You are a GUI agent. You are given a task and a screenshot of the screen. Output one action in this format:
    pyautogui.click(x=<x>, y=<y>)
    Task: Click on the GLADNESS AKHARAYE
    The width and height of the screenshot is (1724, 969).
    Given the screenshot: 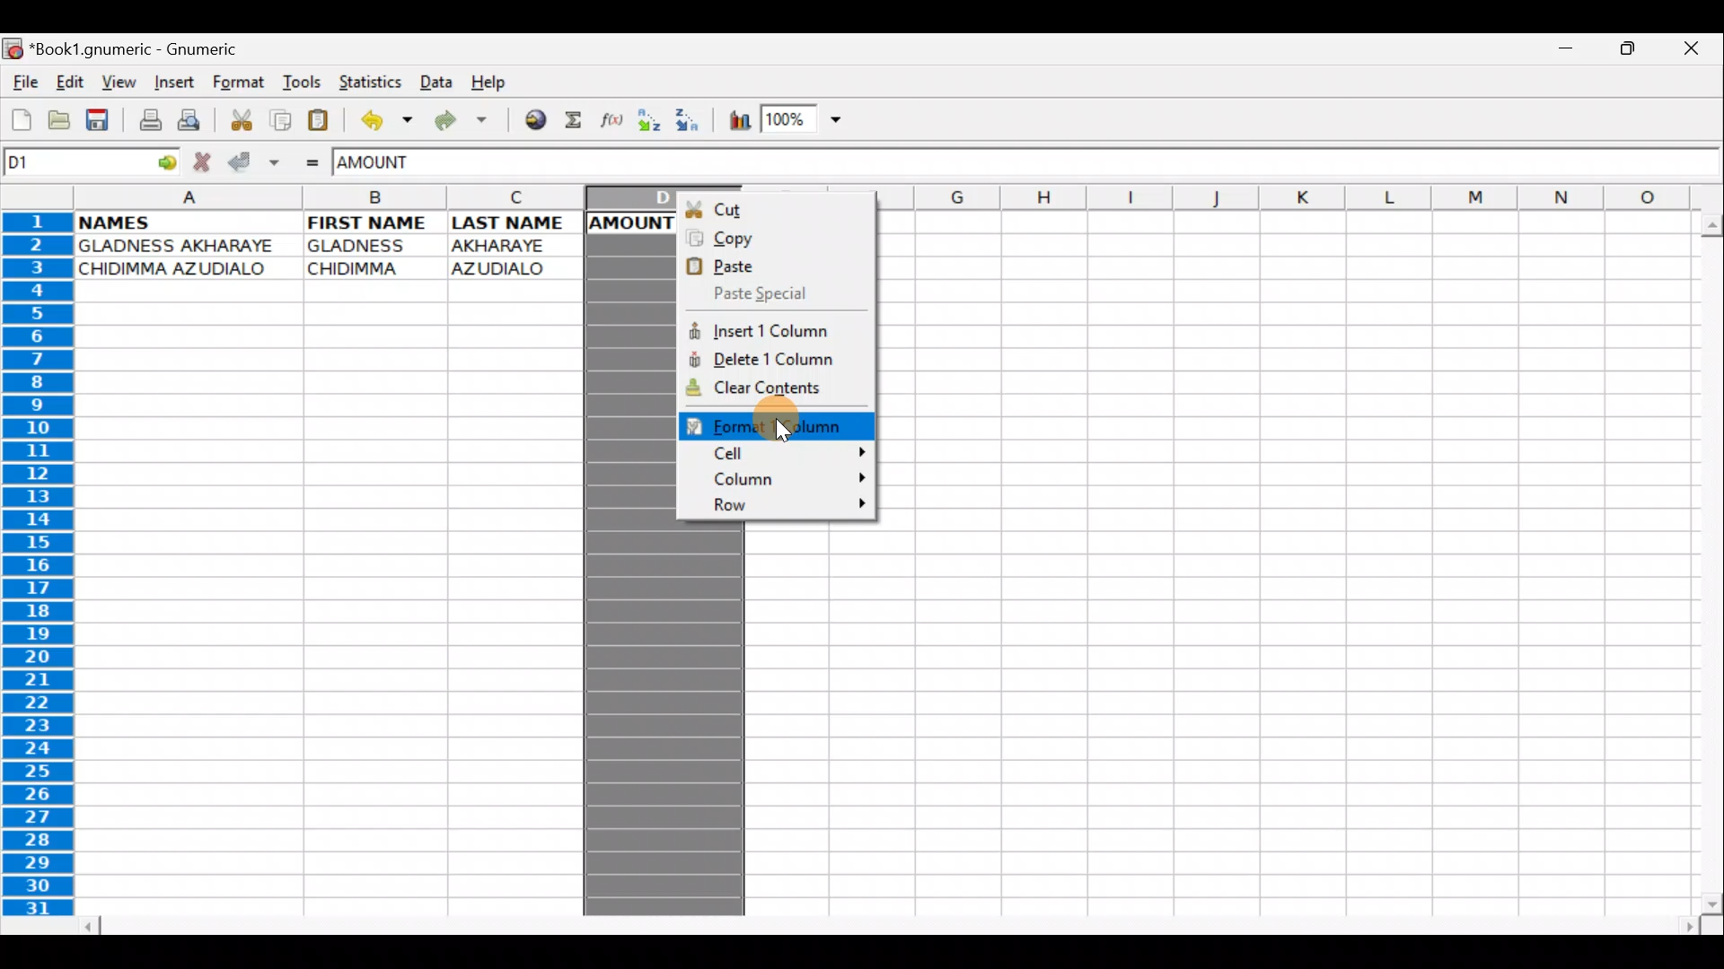 What is the action you would take?
    pyautogui.click(x=183, y=245)
    